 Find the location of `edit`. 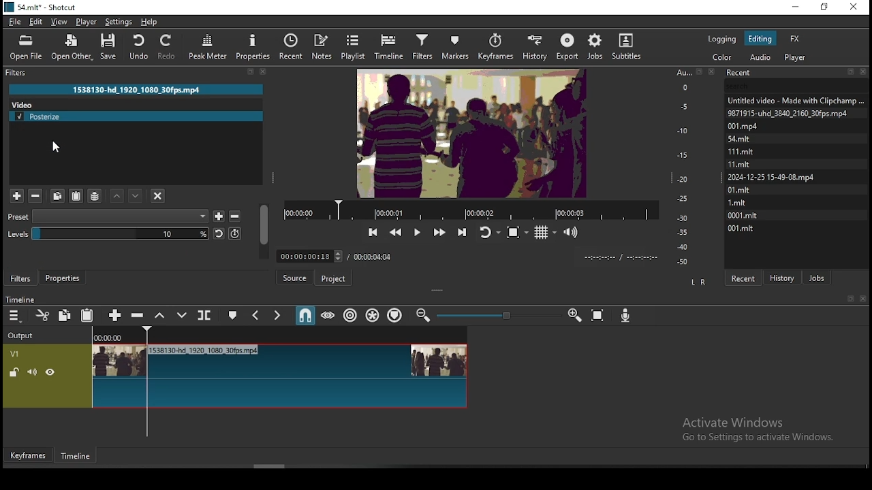

edit is located at coordinates (35, 21).